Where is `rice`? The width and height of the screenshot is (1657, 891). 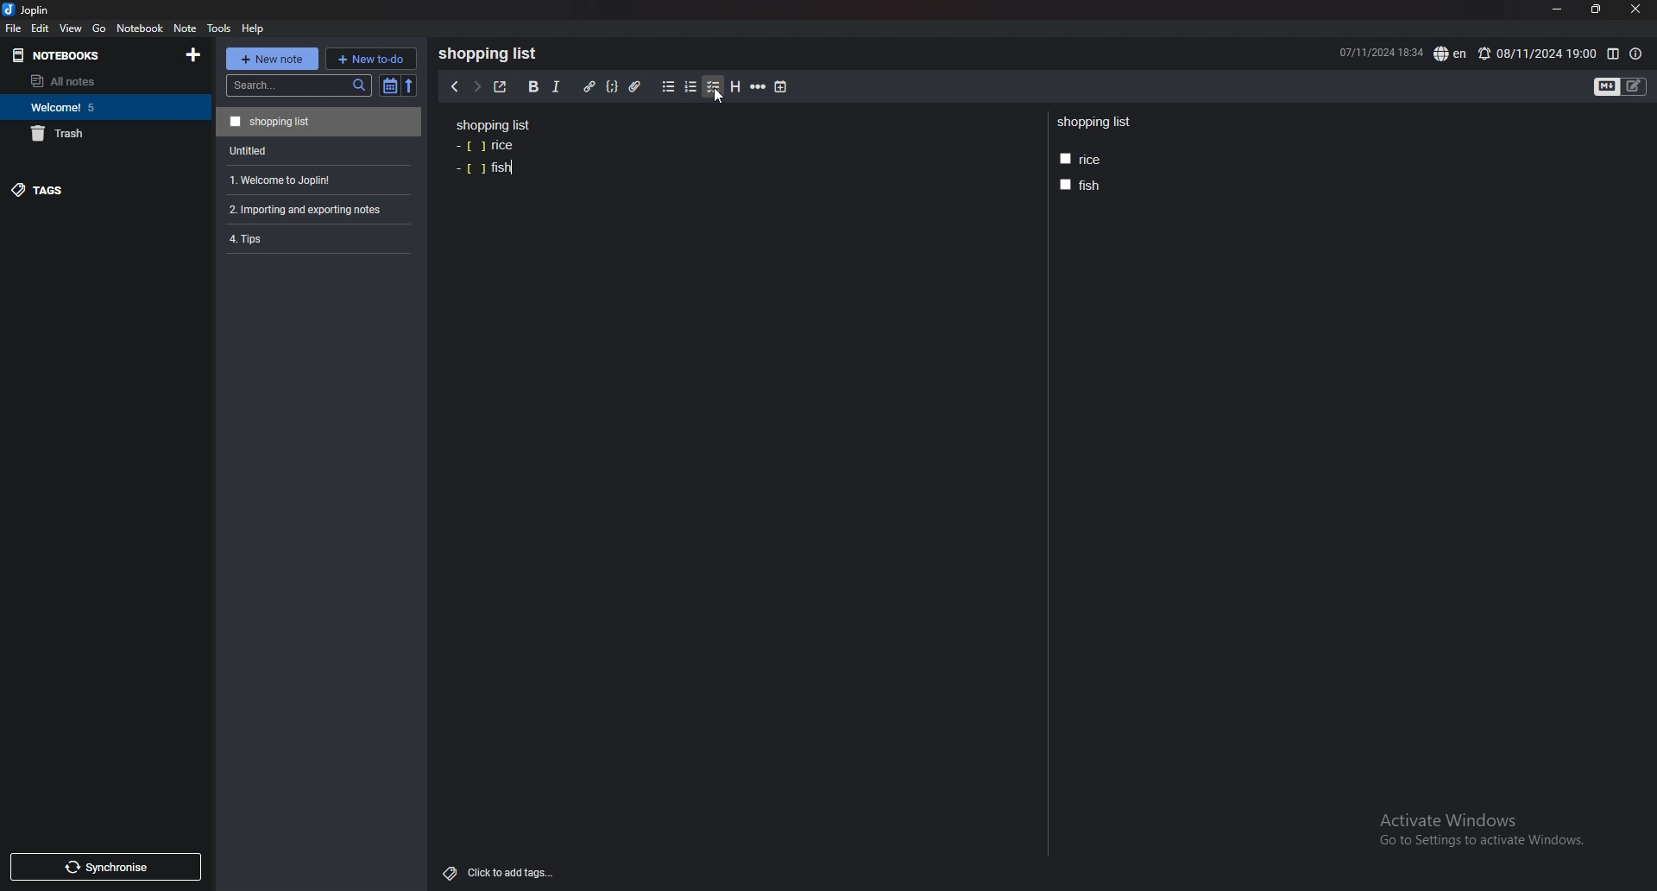 rice is located at coordinates (1081, 160).